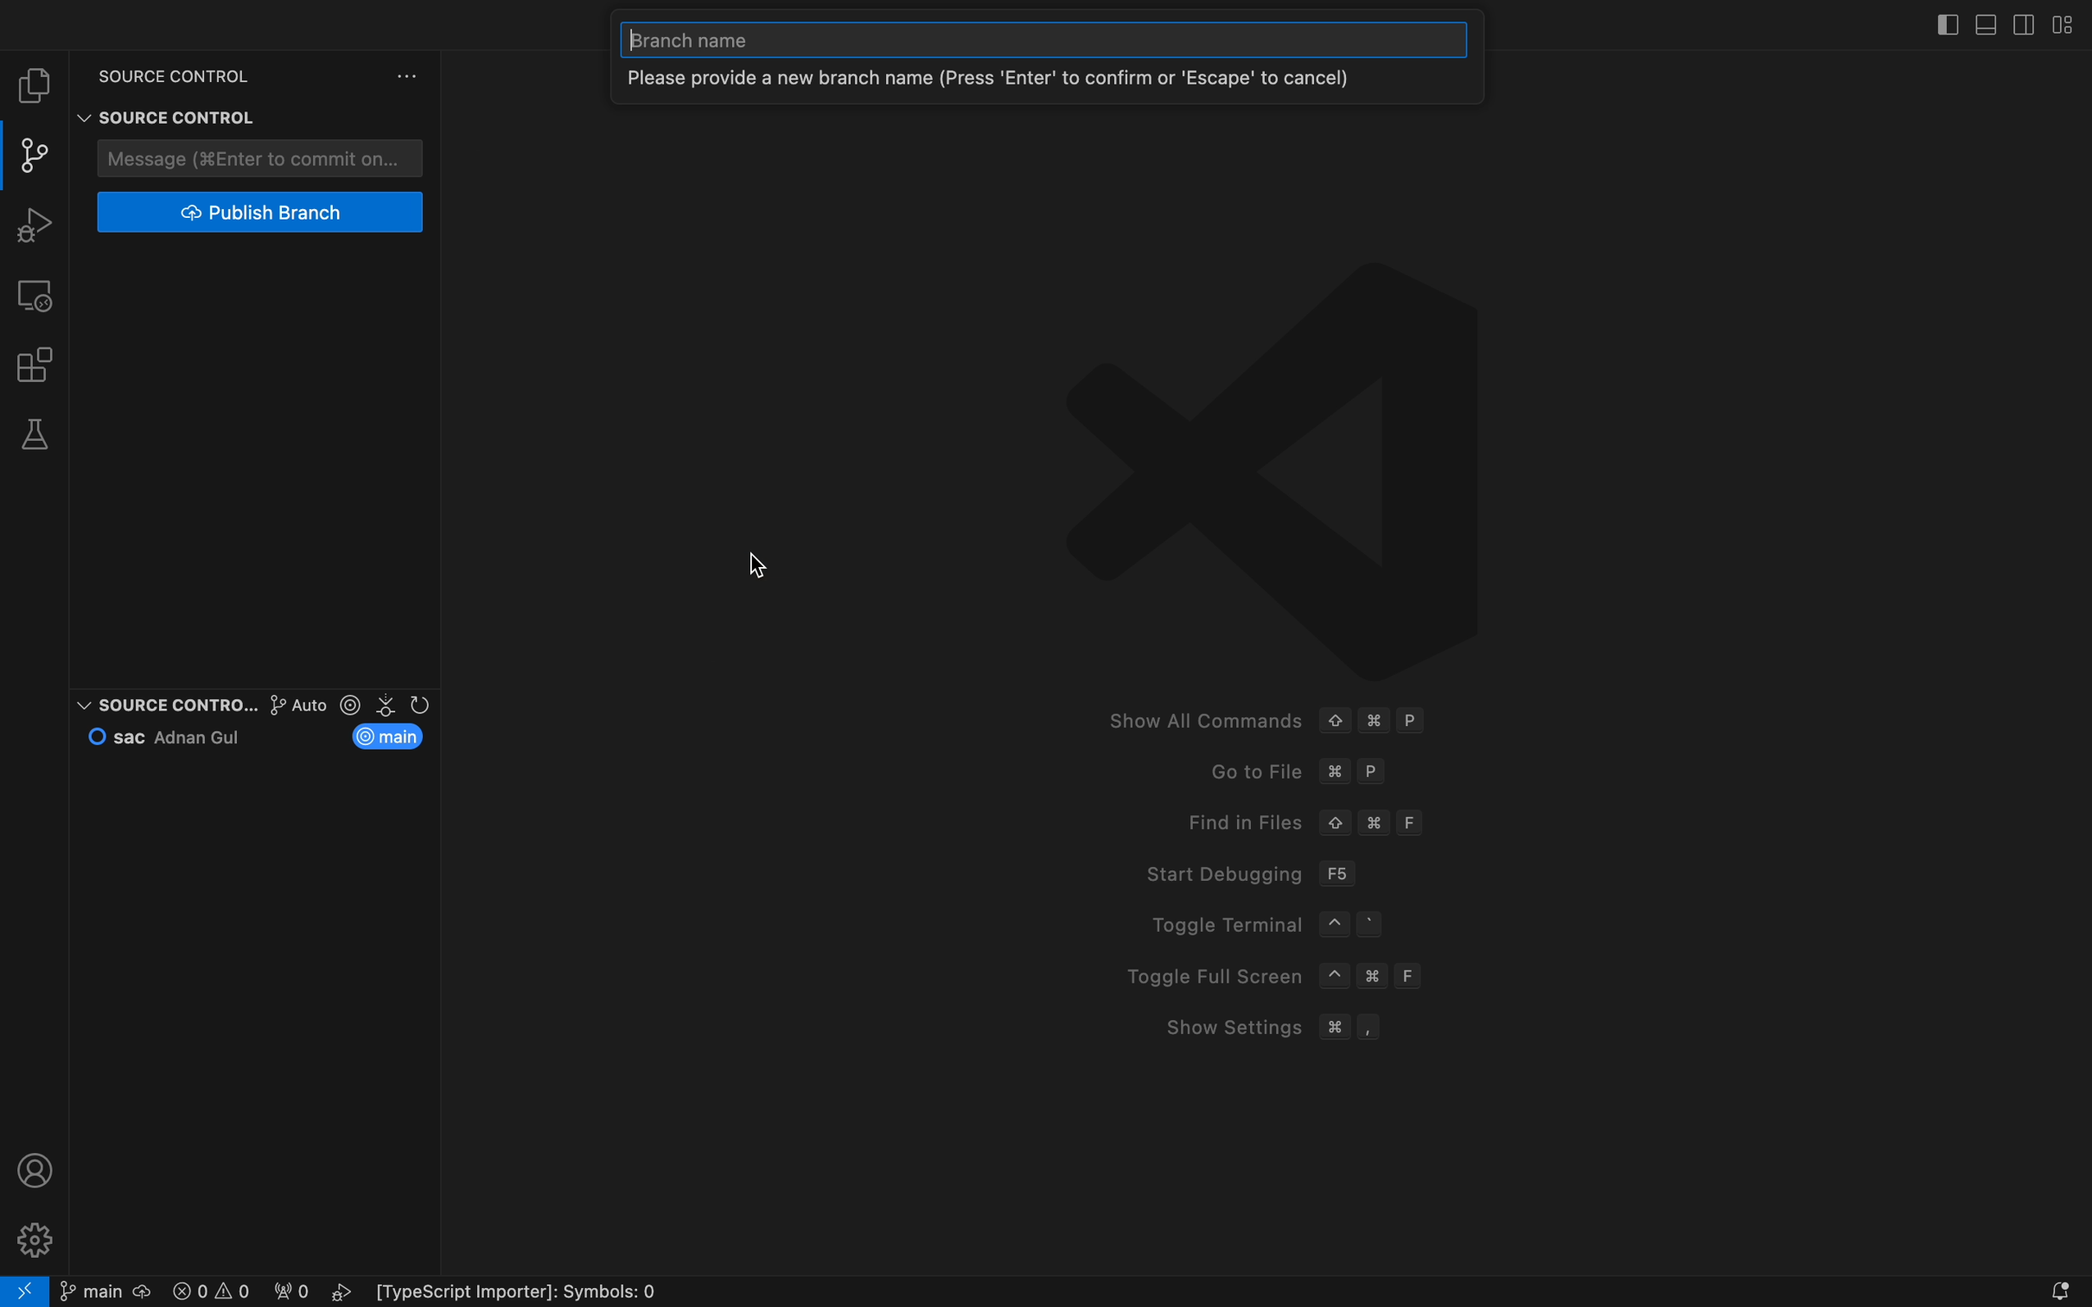  What do you see at coordinates (1232, 666) in the screenshot?
I see `welcome screen` at bounding box center [1232, 666].